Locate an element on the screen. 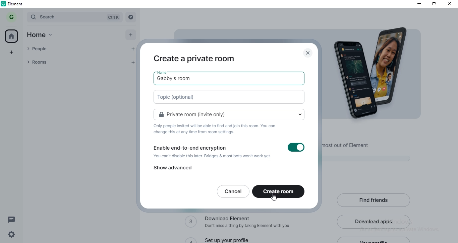  Explore rooms is located at coordinates (131, 16).